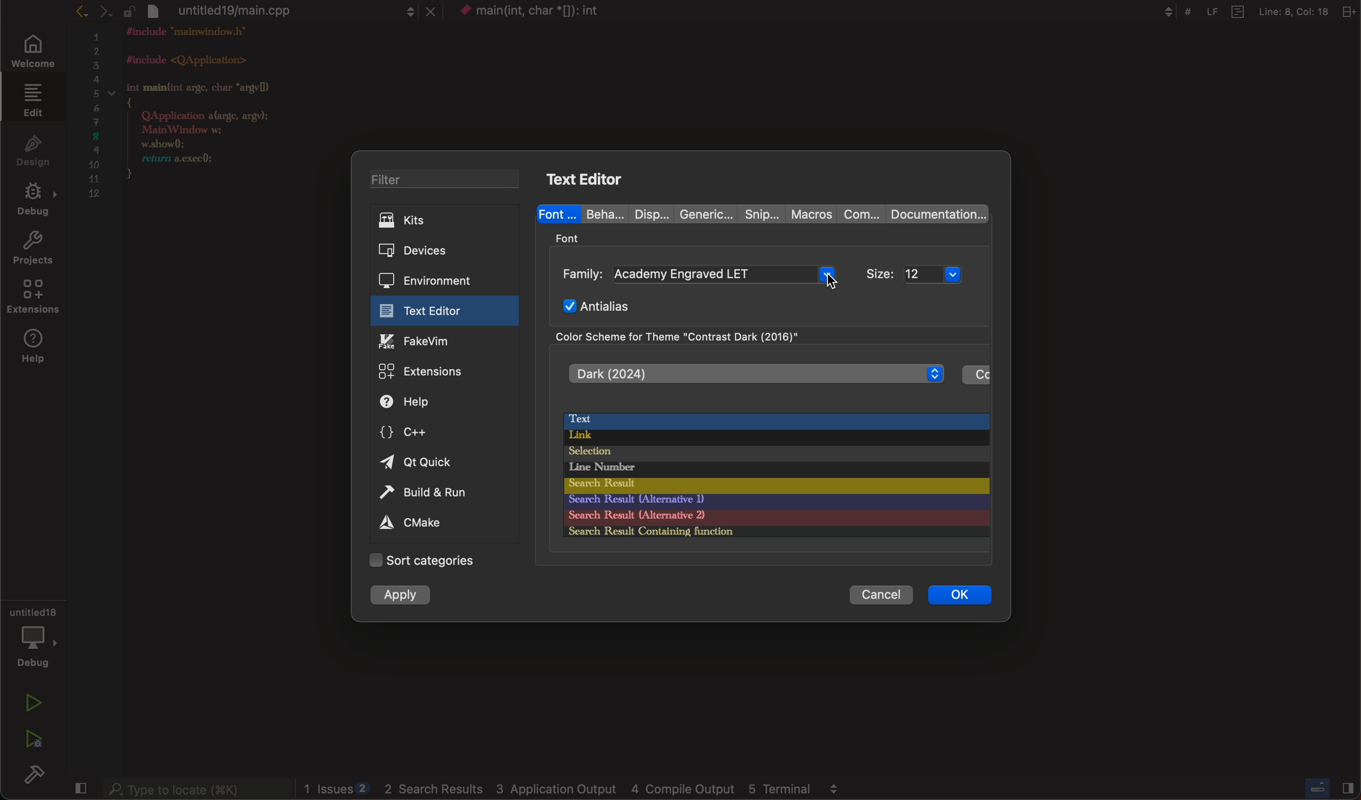  What do you see at coordinates (558, 212) in the screenshot?
I see `font` at bounding box center [558, 212].